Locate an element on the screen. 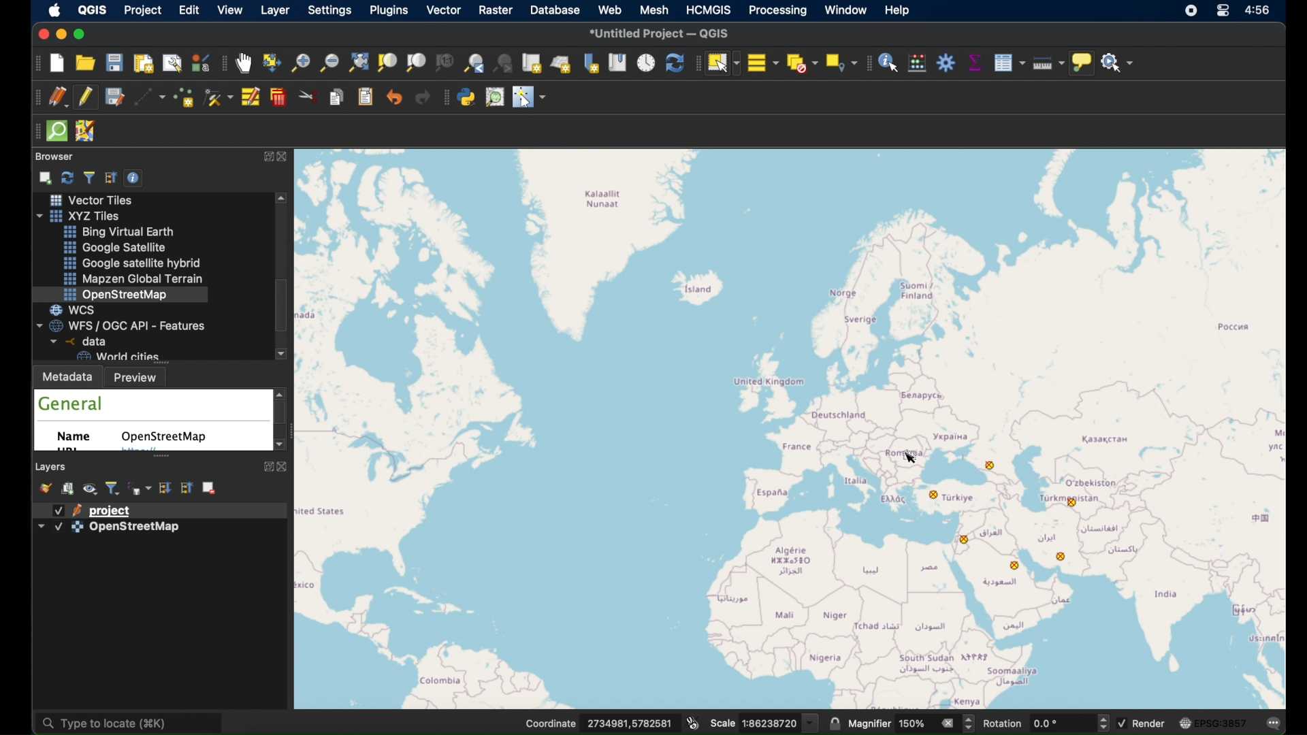  delete selected is located at coordinates (280, 97).